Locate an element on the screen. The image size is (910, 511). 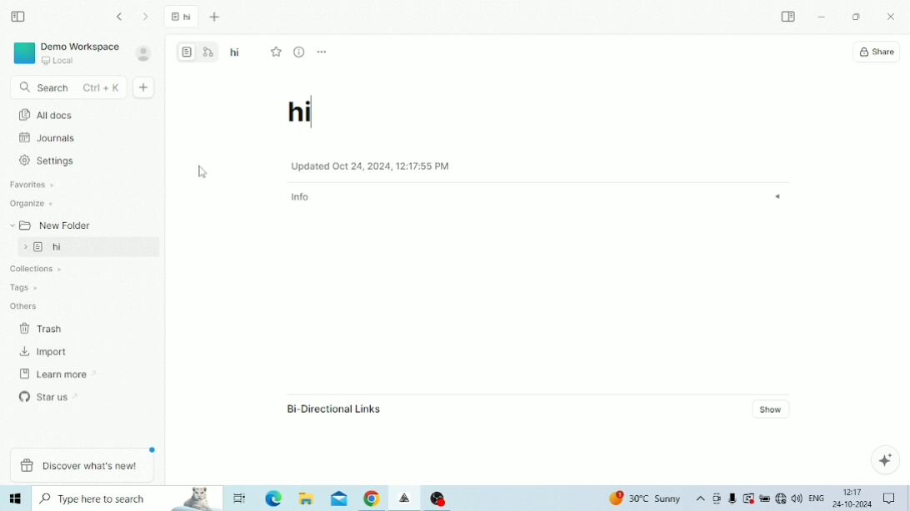
Star us is located at coordinates (51, 395).